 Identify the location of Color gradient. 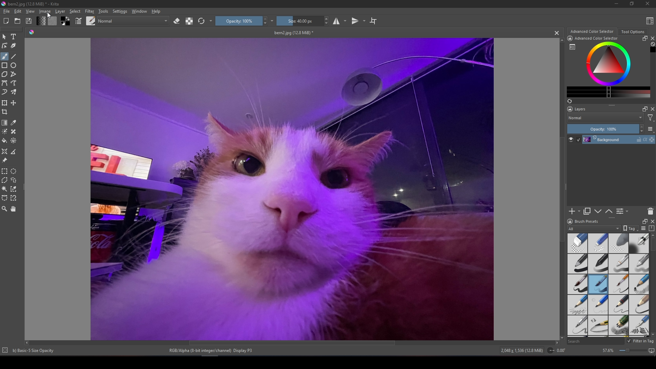
(609, 92).